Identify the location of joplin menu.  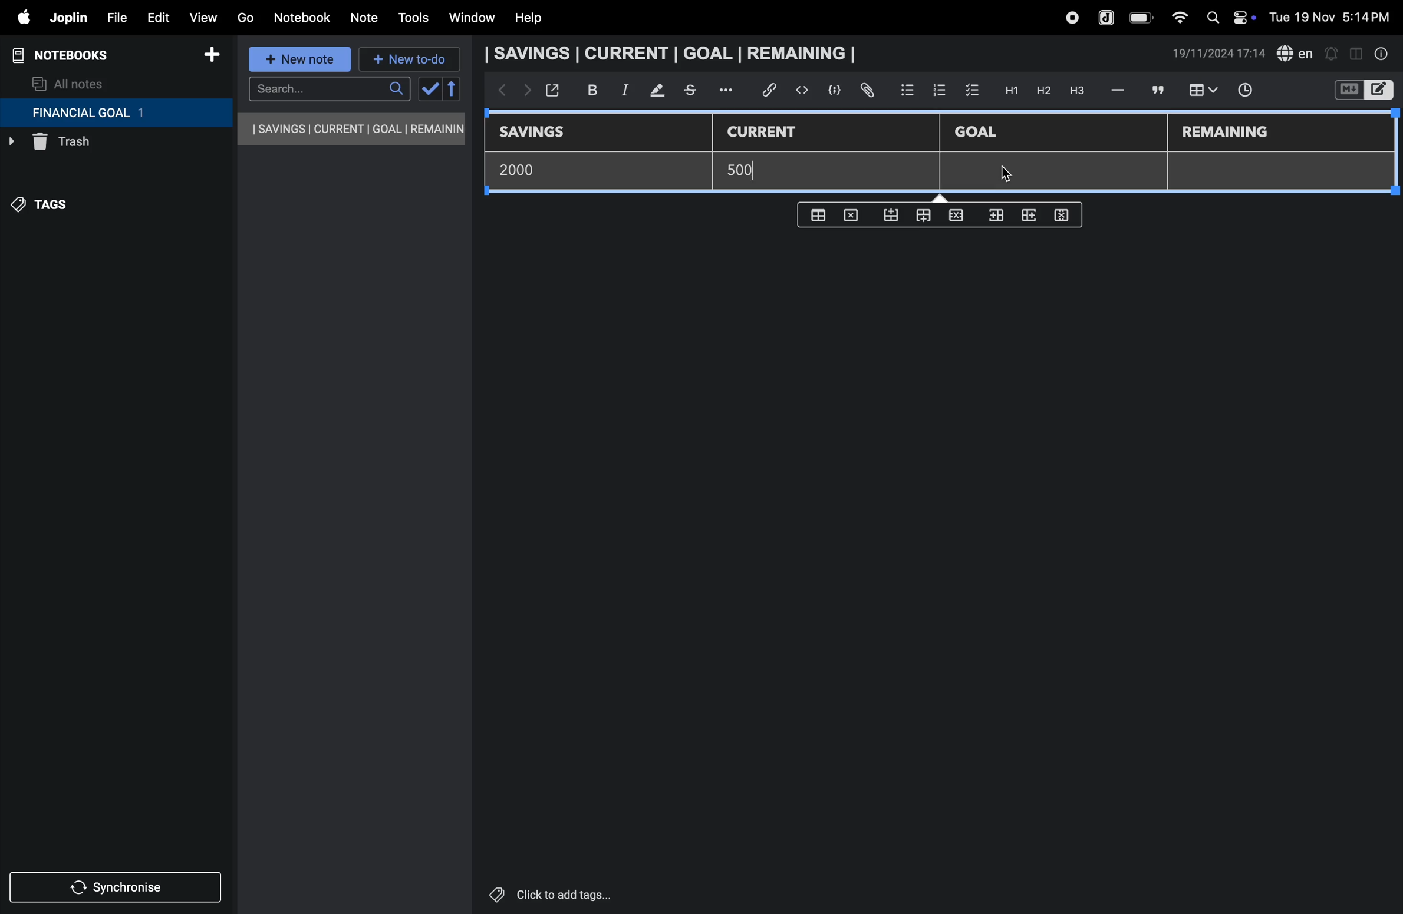
(66, 18).